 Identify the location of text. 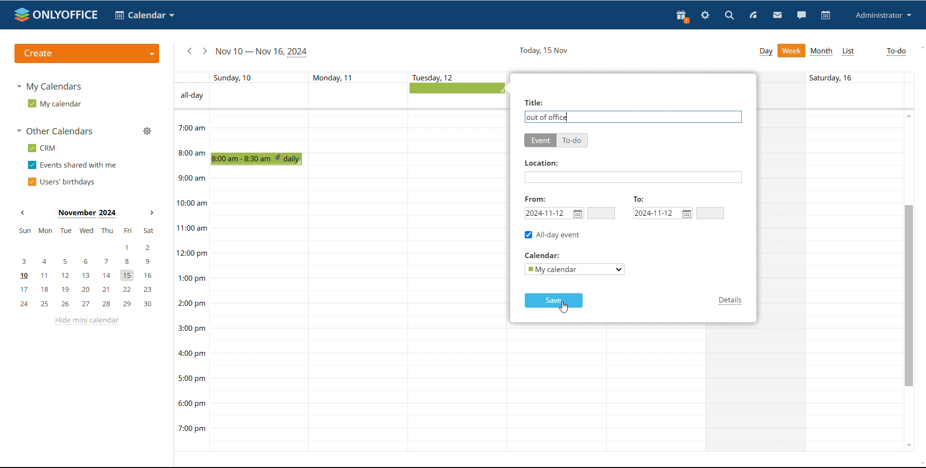
(191, 96).